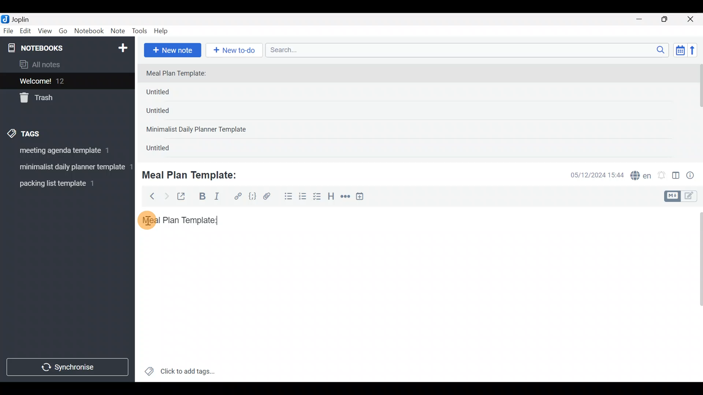 Image resolution: width=703 pixels, height=395 pixels. Describe the element at coordinates (45, 32) in the screenshot. I see `View` at that location.